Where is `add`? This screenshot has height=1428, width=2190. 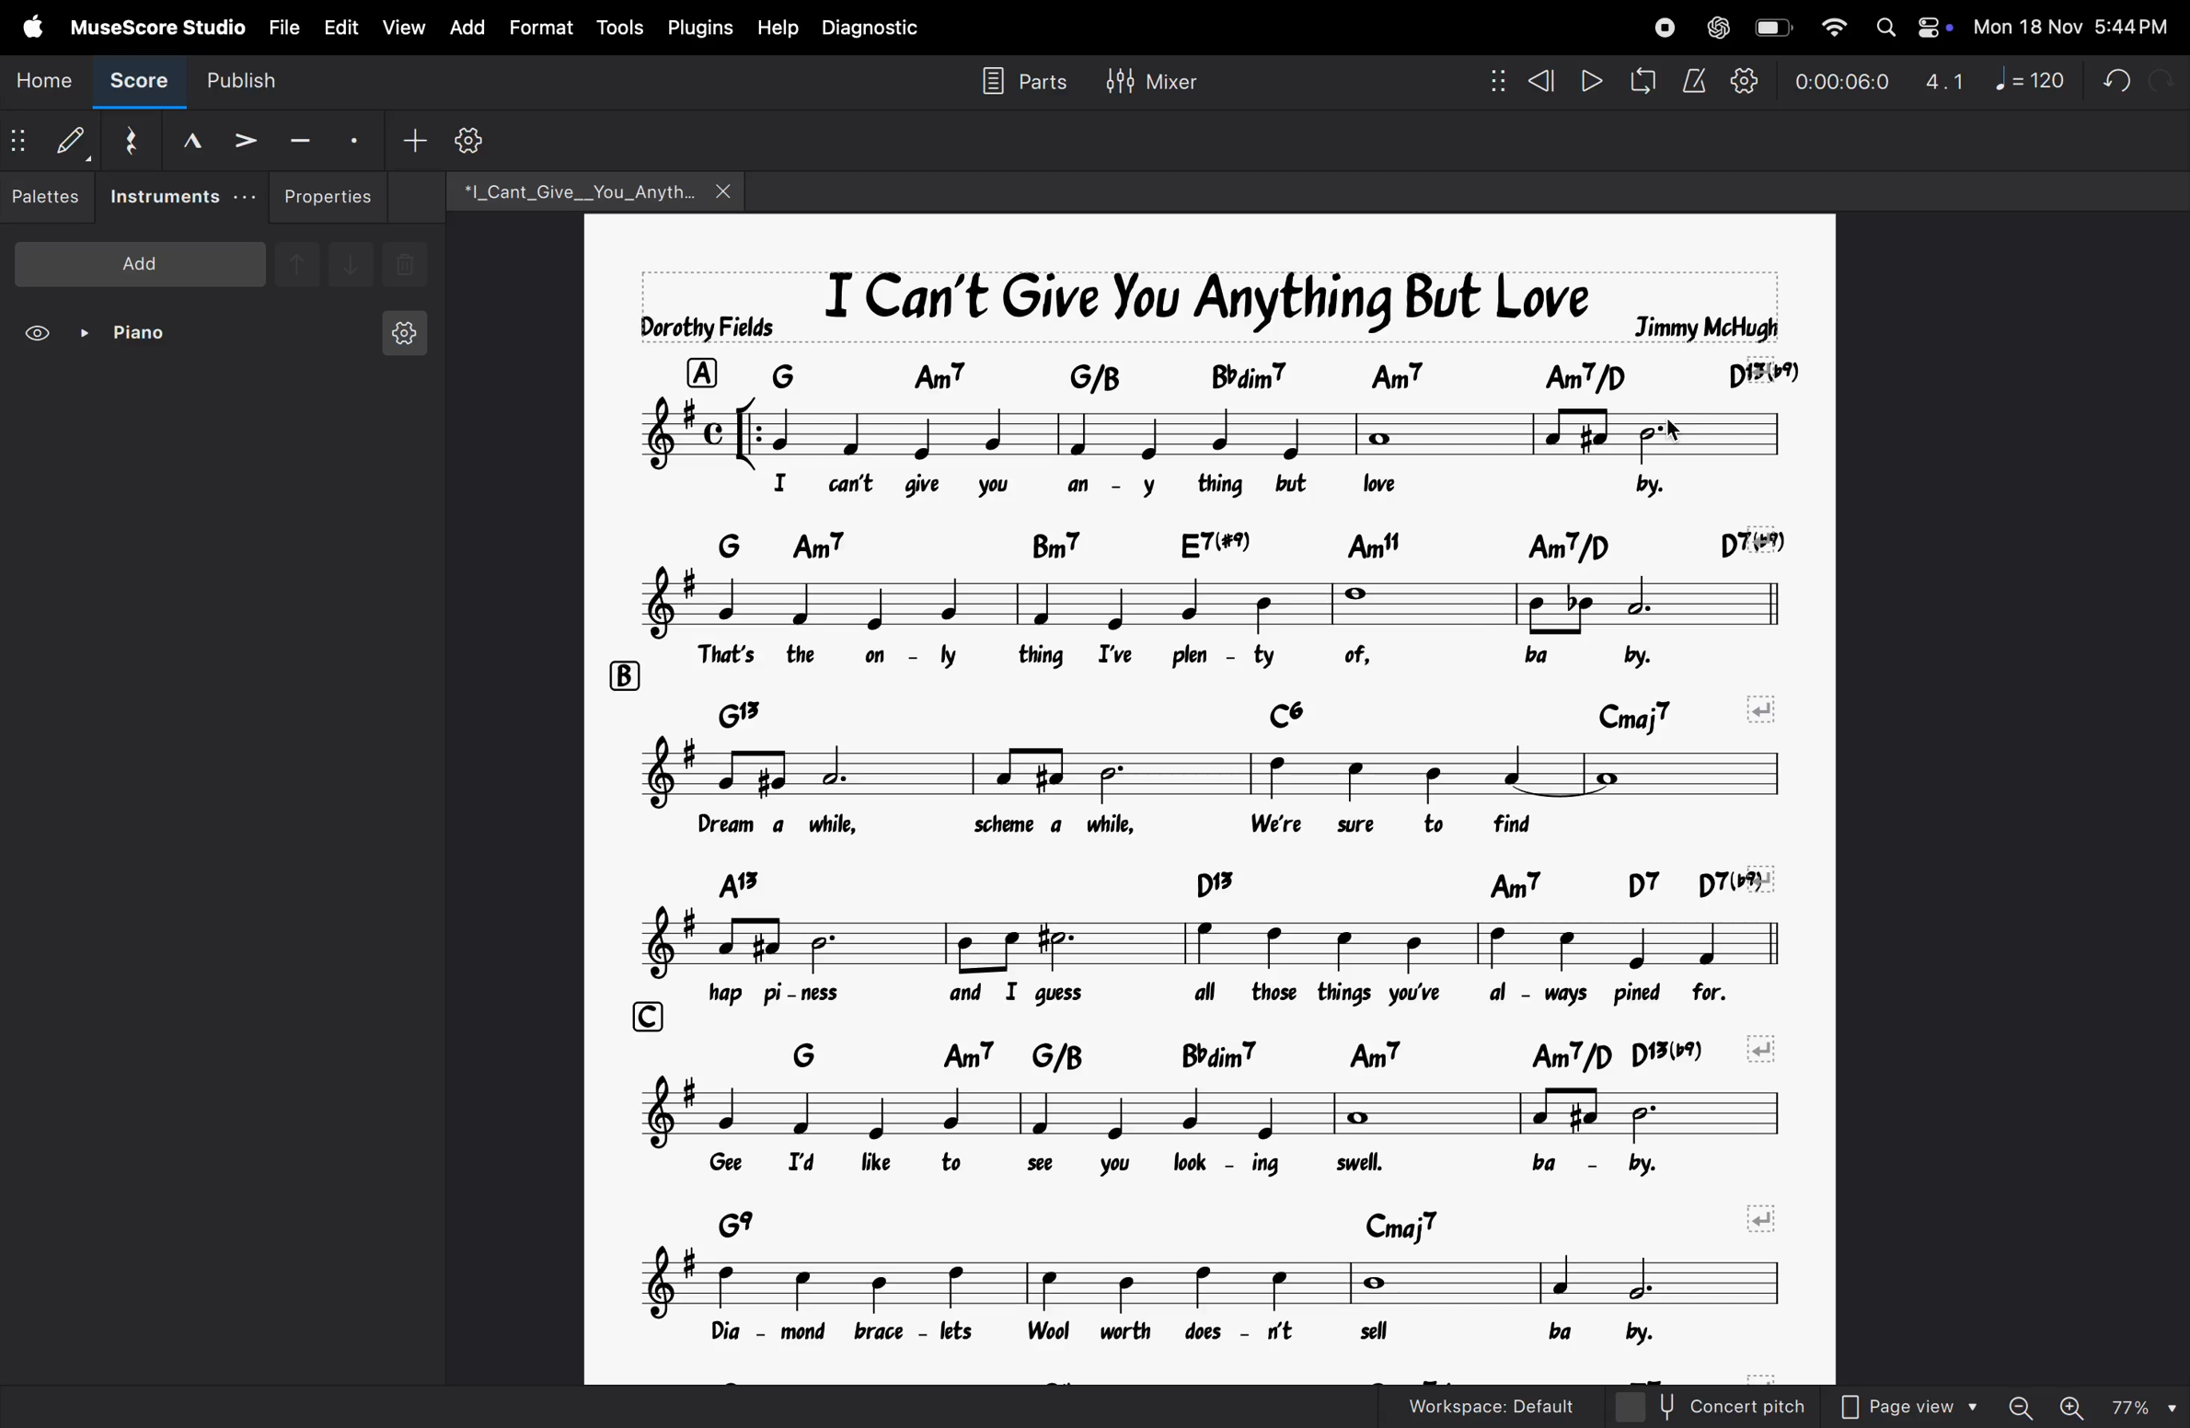
add is located at coordinates (470, 27).